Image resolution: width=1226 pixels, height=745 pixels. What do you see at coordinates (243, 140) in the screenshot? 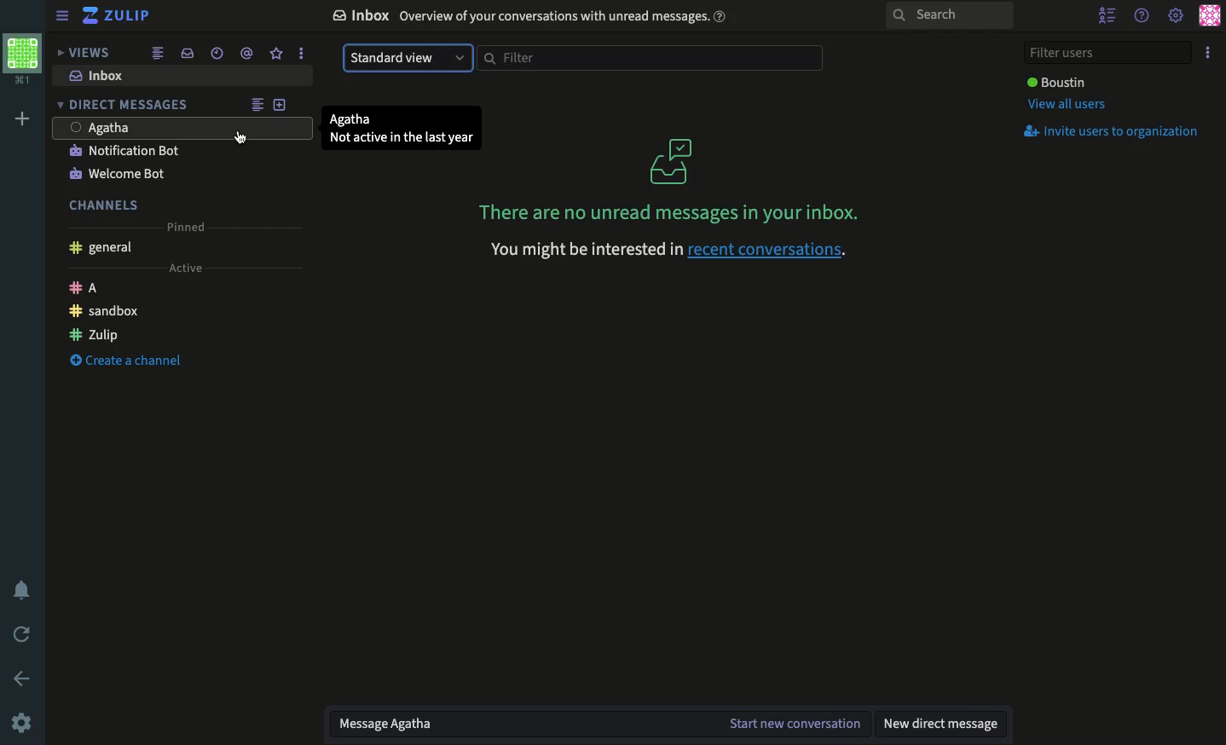
I see `Cursor` at bounding box center [243, 140].